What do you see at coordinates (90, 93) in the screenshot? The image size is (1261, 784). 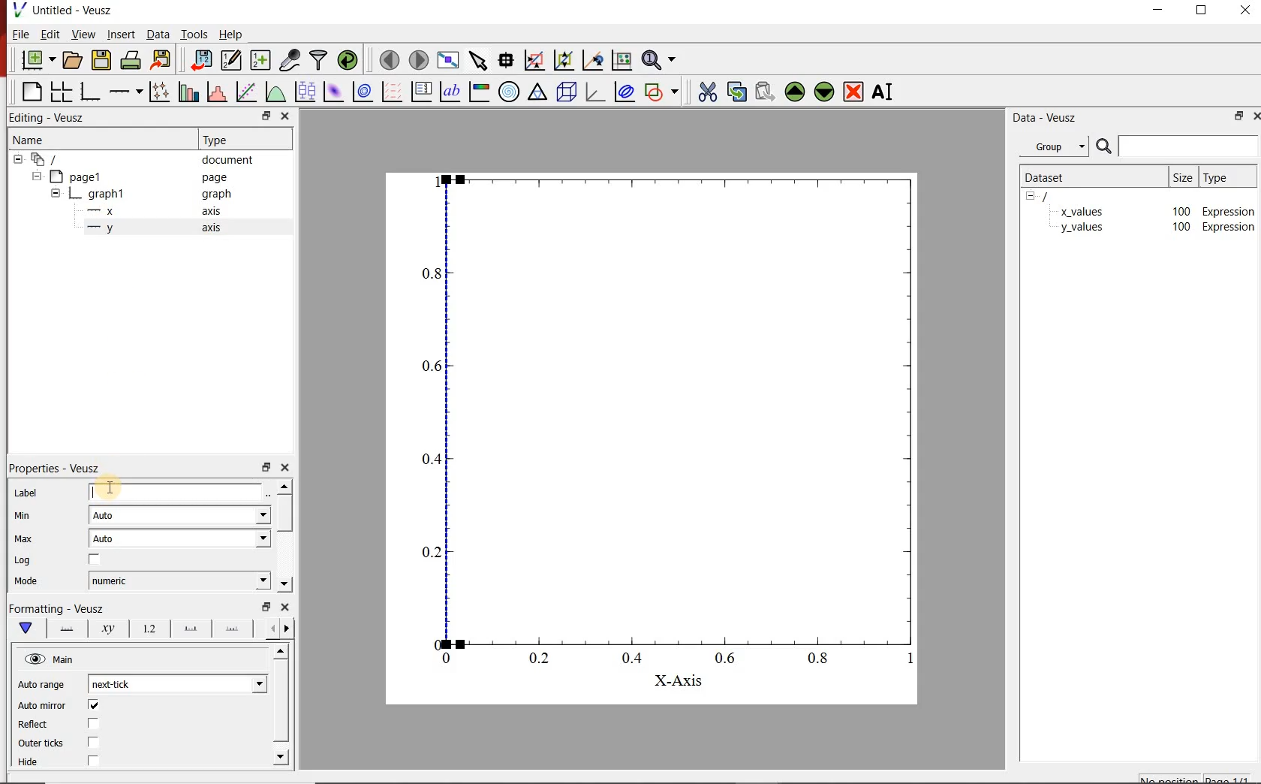 I see `bar graph` at bounding box center [90, 93].